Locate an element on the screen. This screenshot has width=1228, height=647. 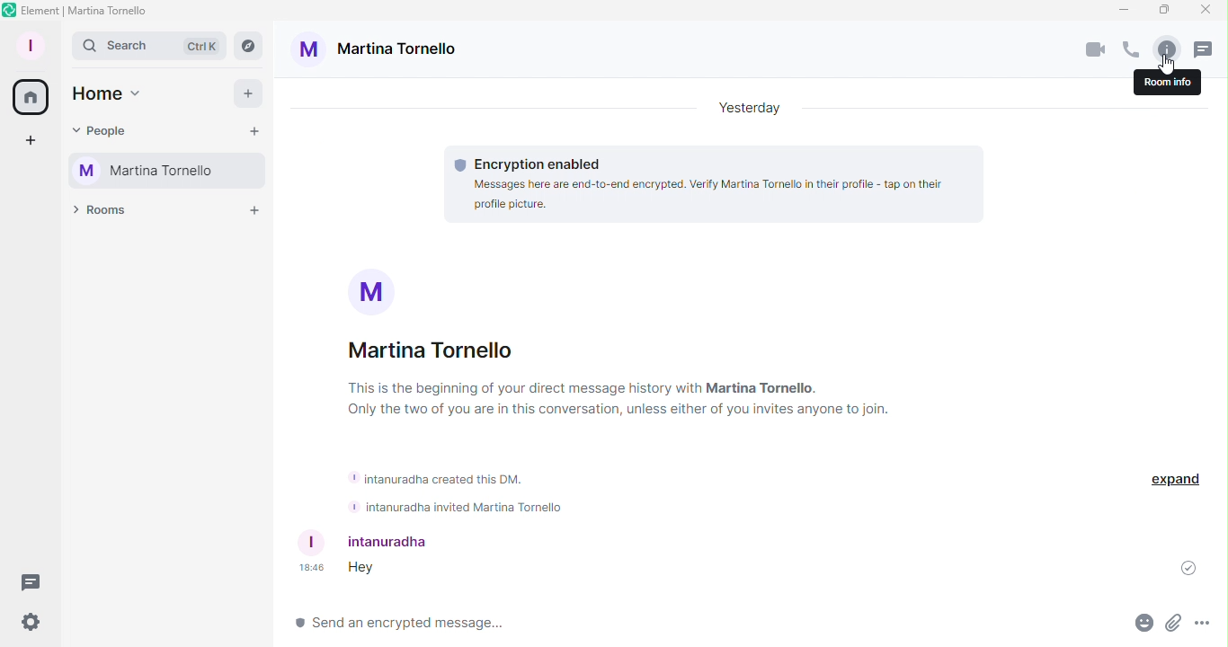
Attachment is located at coordinates (1174, 625).